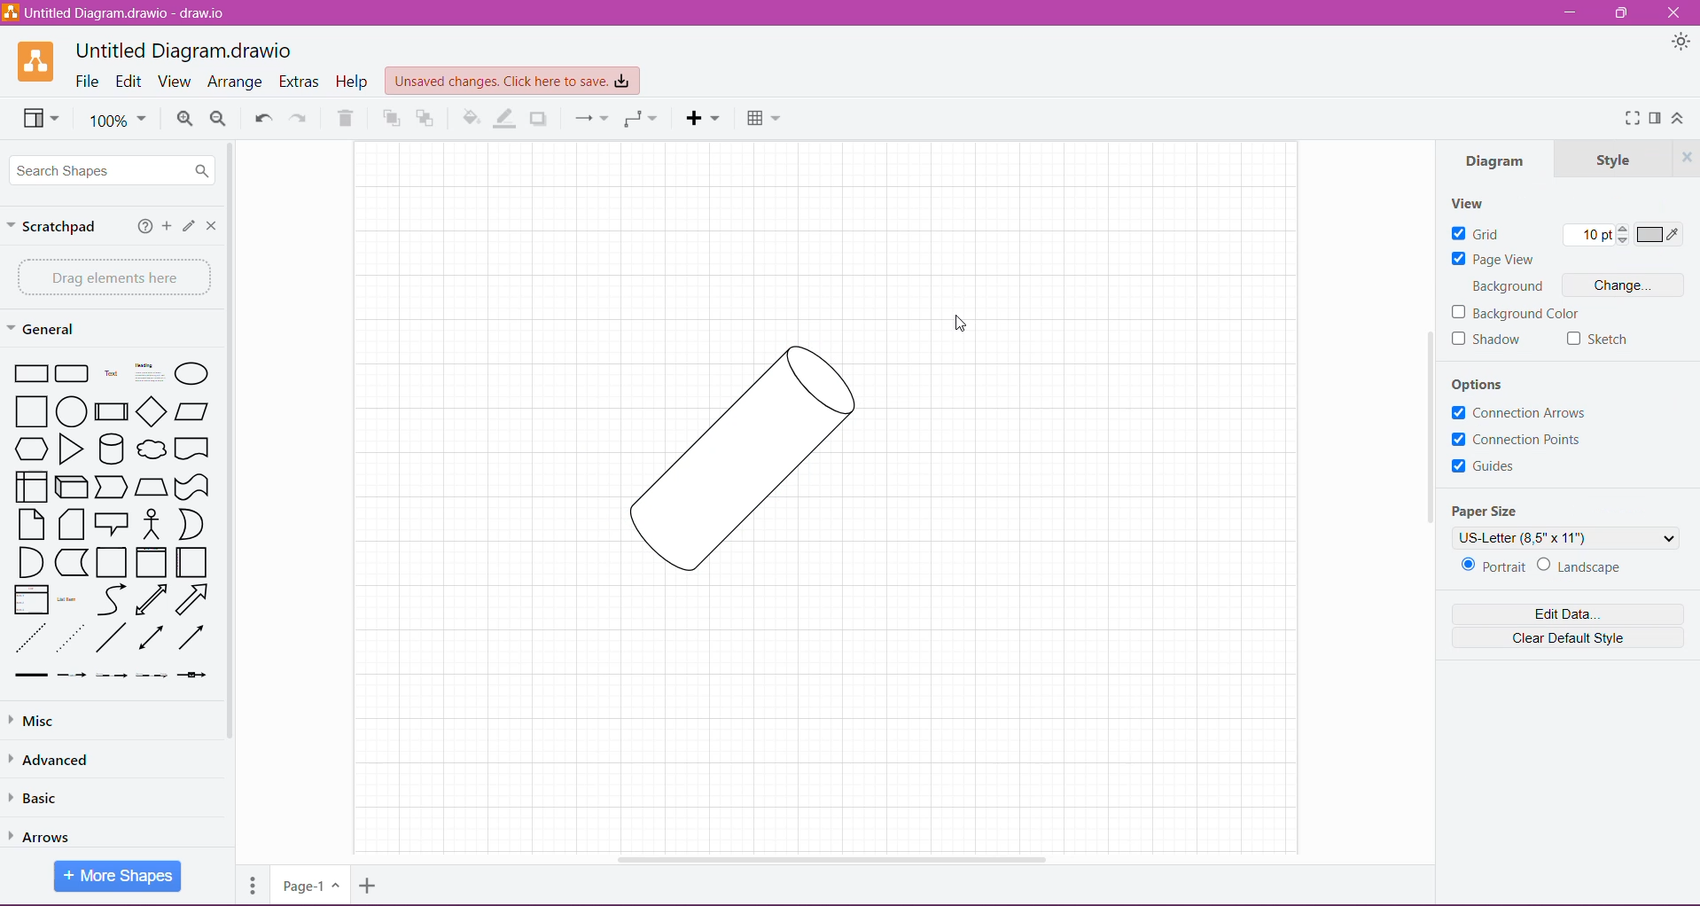 The height and width of the screenshot is (906, 1700). I want to click on Minimize, so click(1571, 12).